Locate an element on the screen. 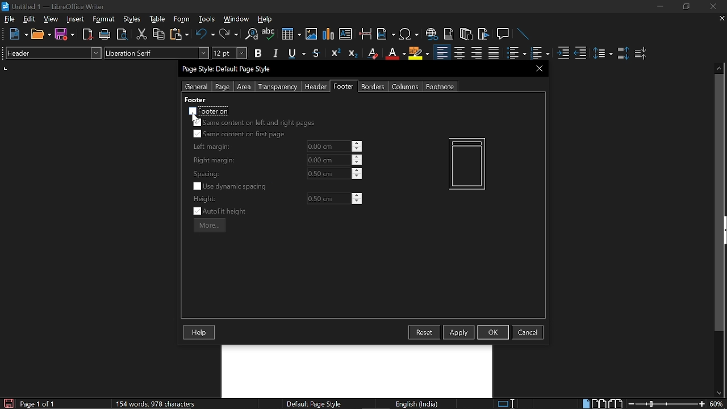 This screenshot has height=409, width=727. line margin Line margin is located at coordinates (328, 147).